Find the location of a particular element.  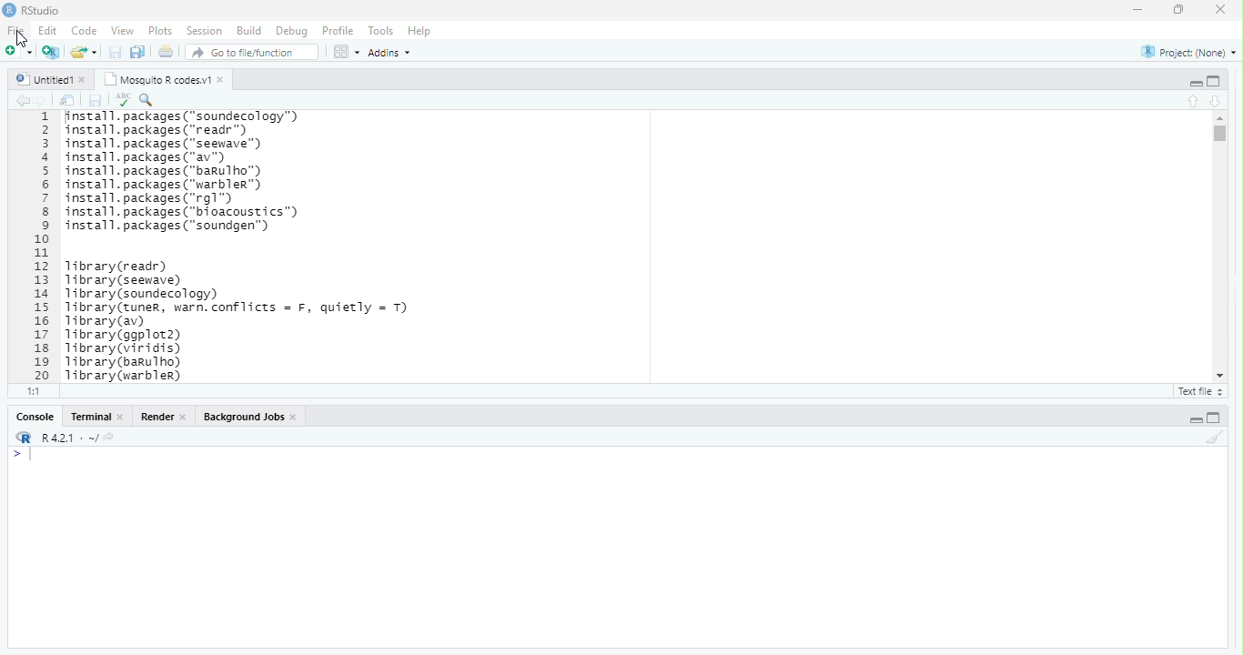

Background Jobs is located at coordinates (245, 417).